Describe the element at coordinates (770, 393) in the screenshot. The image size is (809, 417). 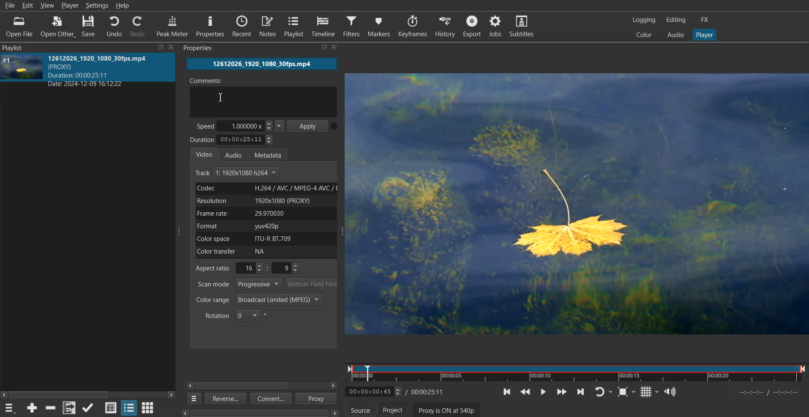
I see `timeline` at that location.